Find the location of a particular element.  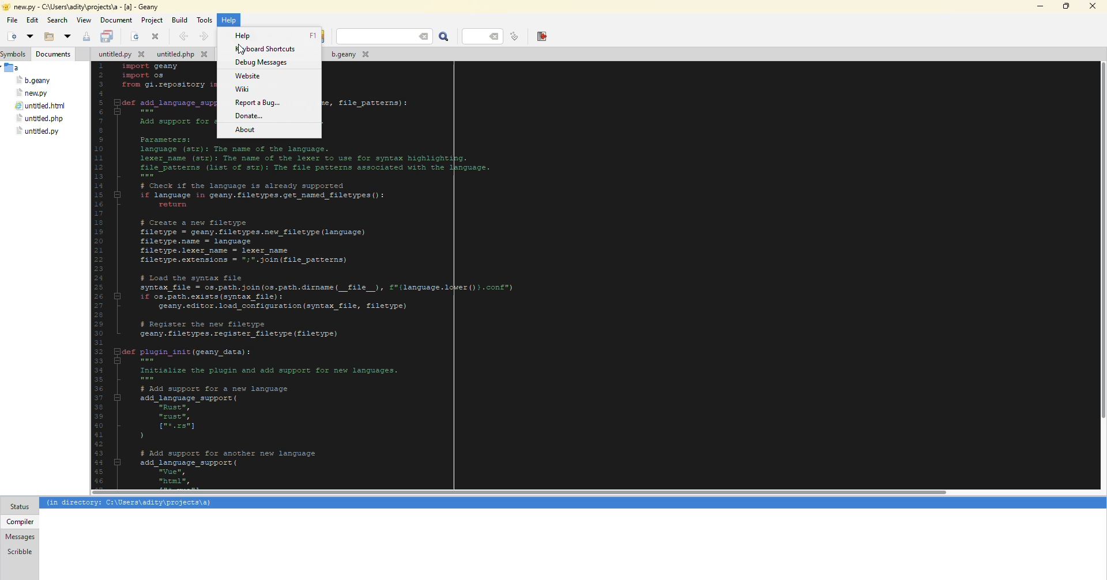

file is located at coordinates (34, 81).